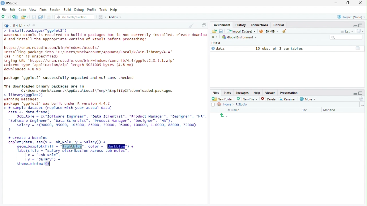  What do you see at coordinates (104, 10) in the screenshot?
I see `Tools` at bounding box center [104, 10].